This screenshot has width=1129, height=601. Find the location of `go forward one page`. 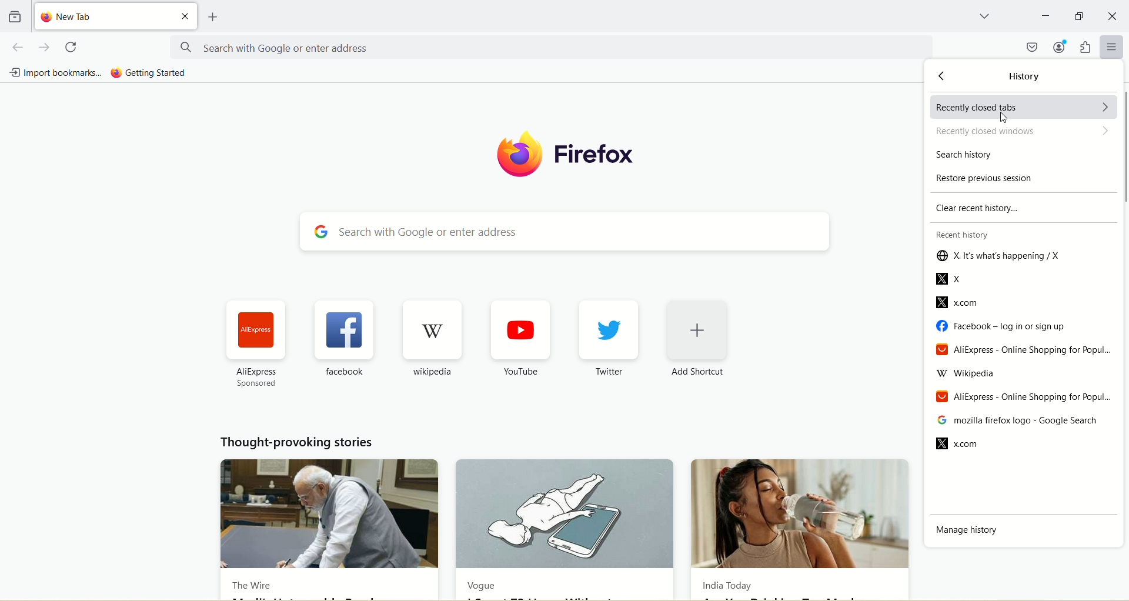

go forward one page is located at coordinates (44, 48).